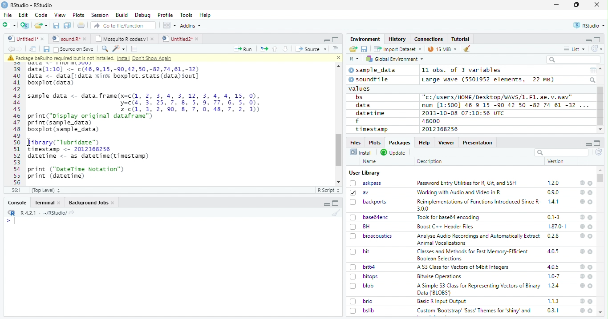 This screenshot has width=608, height=319. I want to click on 48000, so click(430, 121).